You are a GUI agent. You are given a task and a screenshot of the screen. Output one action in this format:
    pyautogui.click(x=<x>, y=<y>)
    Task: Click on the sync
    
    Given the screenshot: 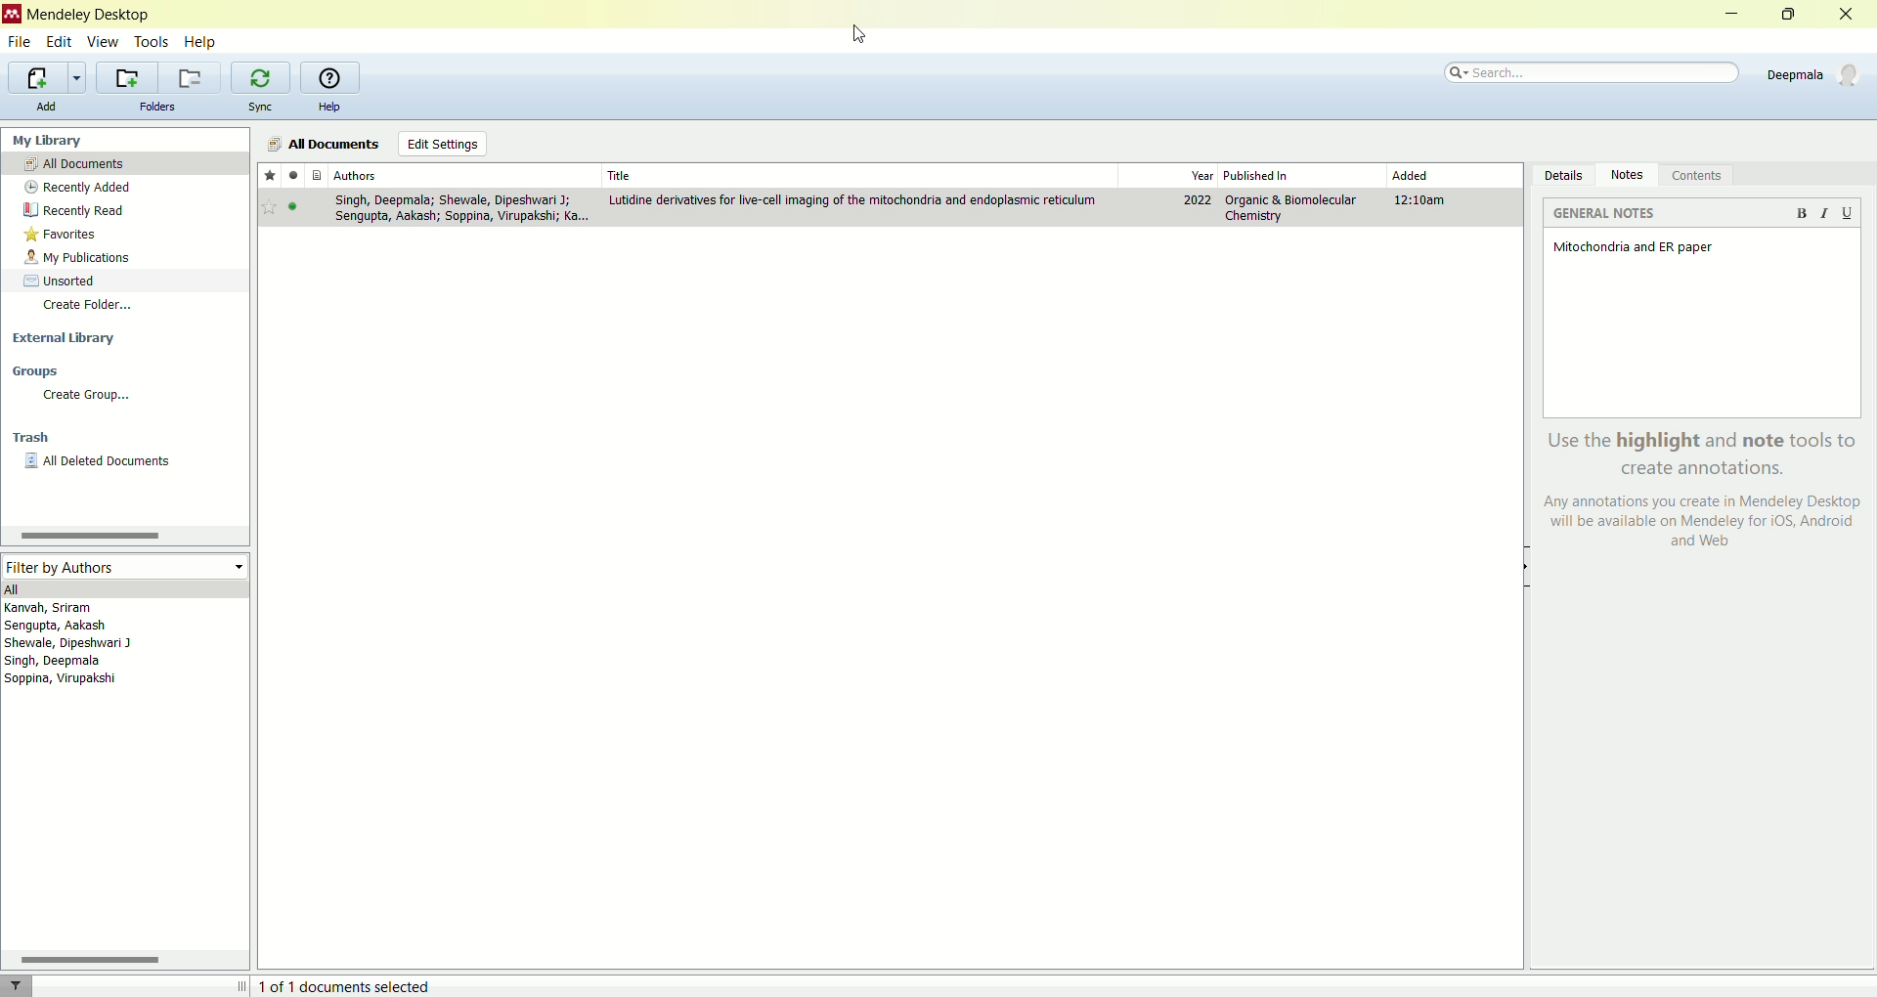 What is the action you would take?
    pyautogui.click(x=261, y=106)
    